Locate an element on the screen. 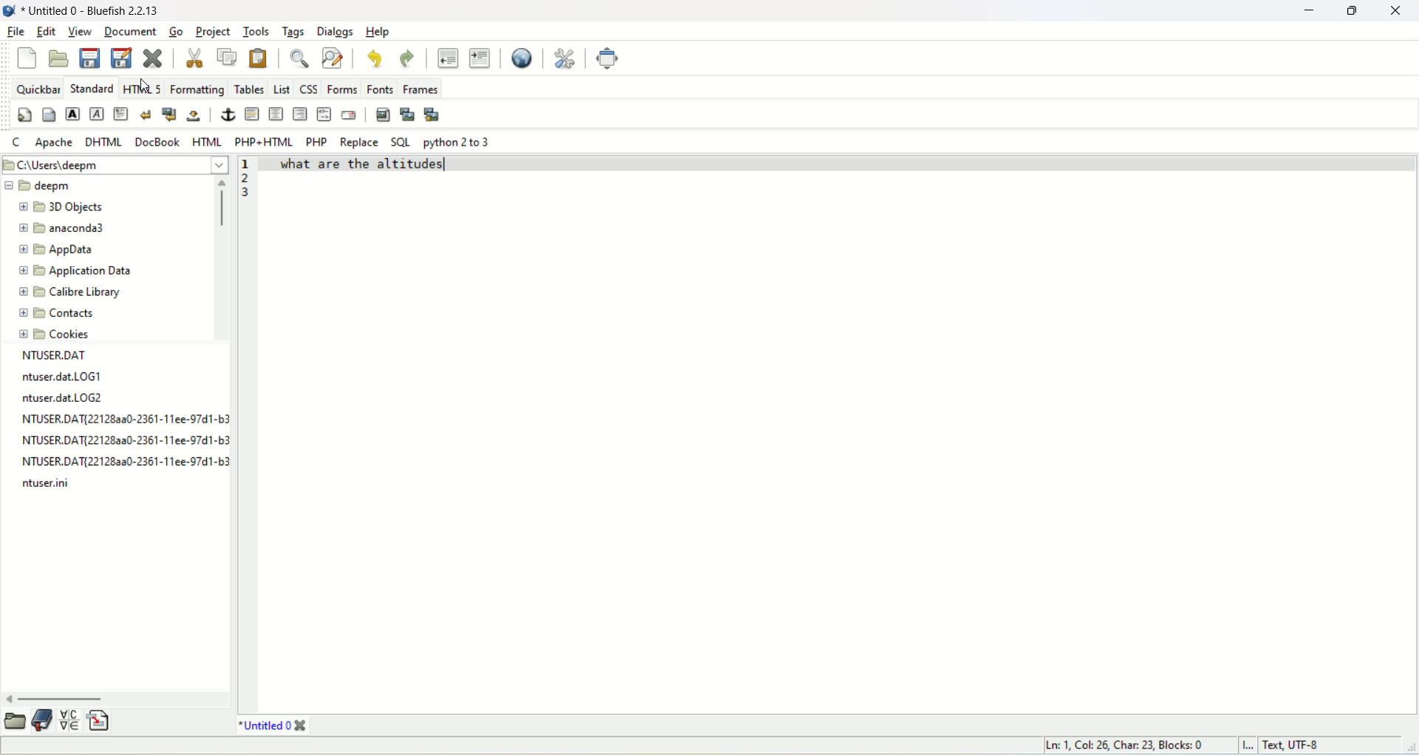 The height and width of the screenshot is (755, 1419). CSS is located at coordinates (308, 89).